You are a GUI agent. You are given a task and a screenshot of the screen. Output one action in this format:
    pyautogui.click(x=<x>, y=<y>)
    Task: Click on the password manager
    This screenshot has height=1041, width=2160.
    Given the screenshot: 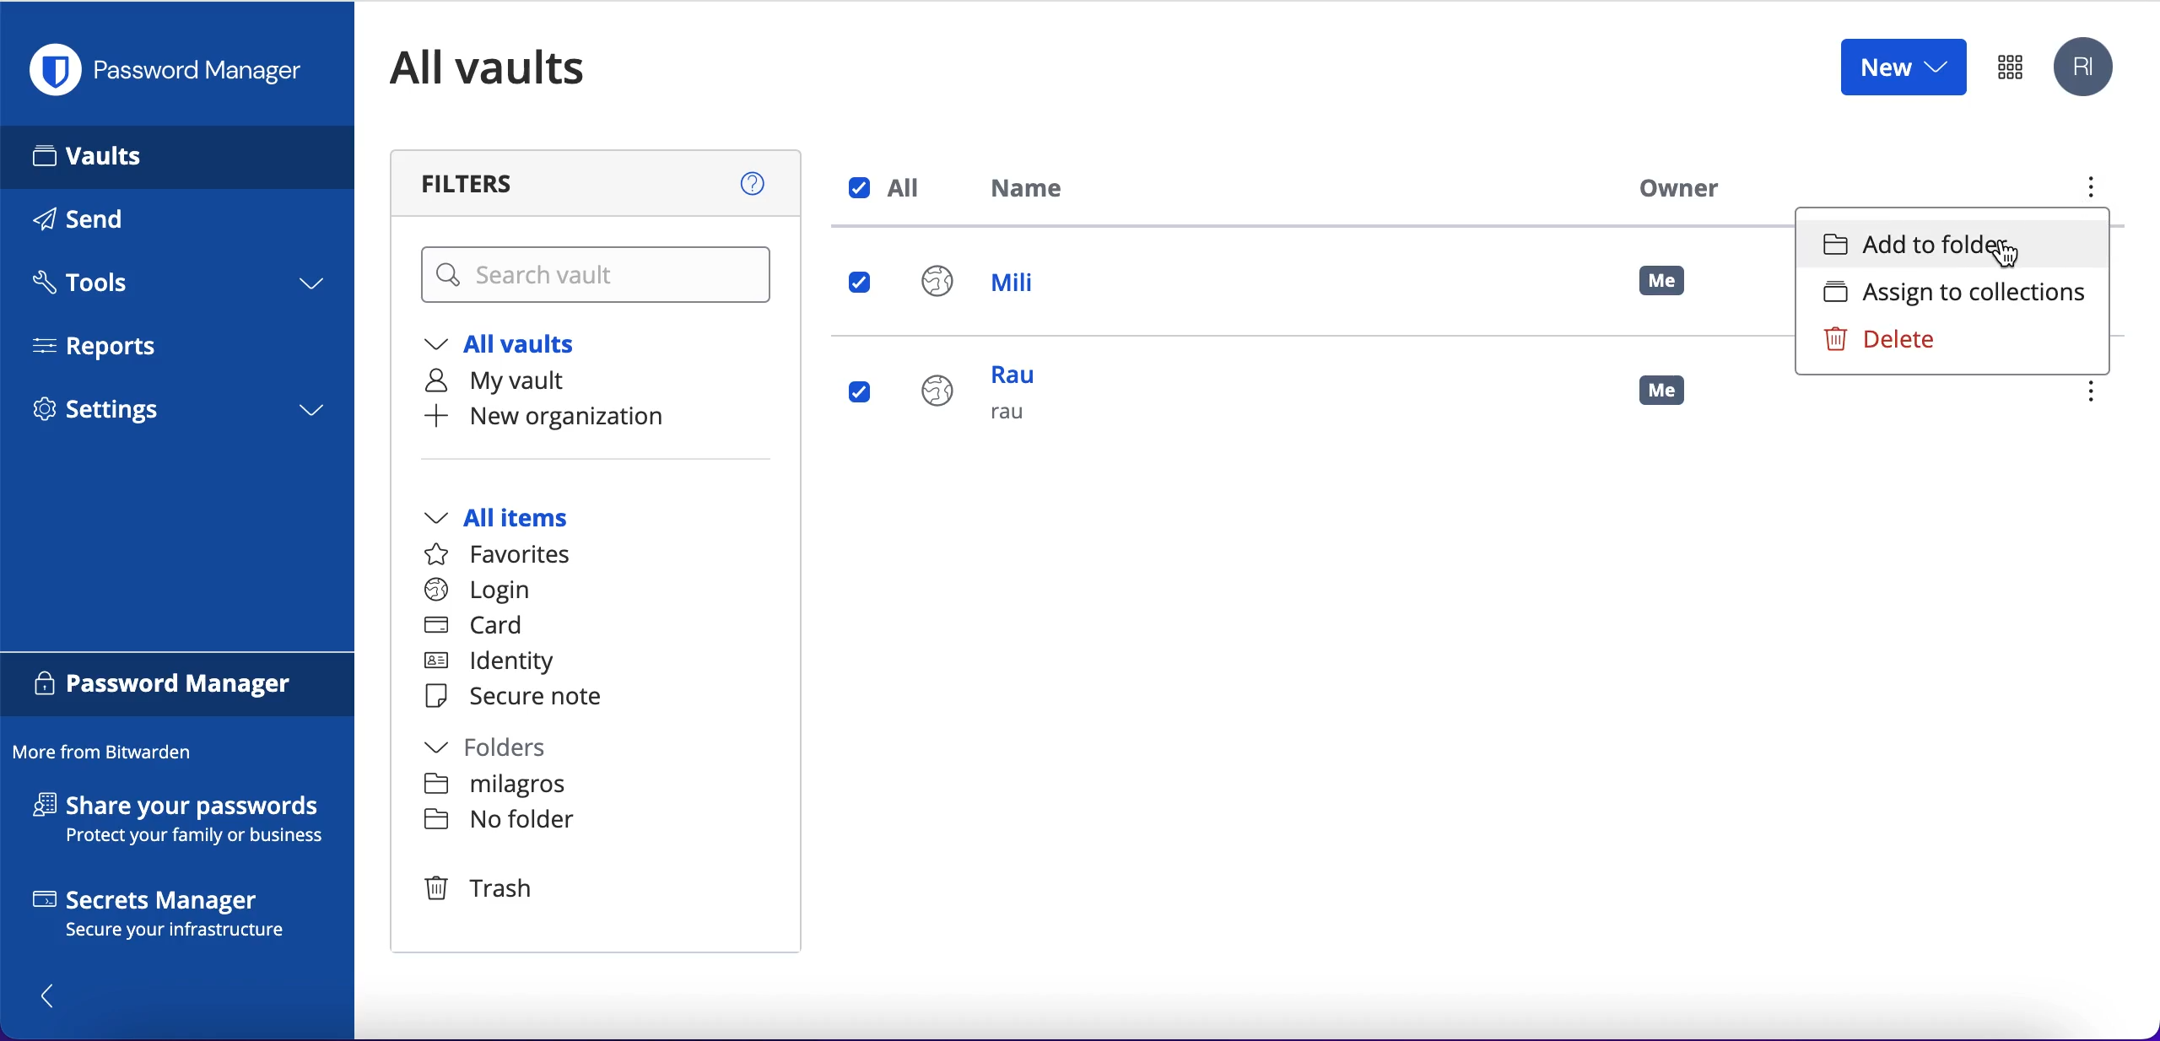 What is the action you would take?
    pyautogui.click(x=174, y=70)
    